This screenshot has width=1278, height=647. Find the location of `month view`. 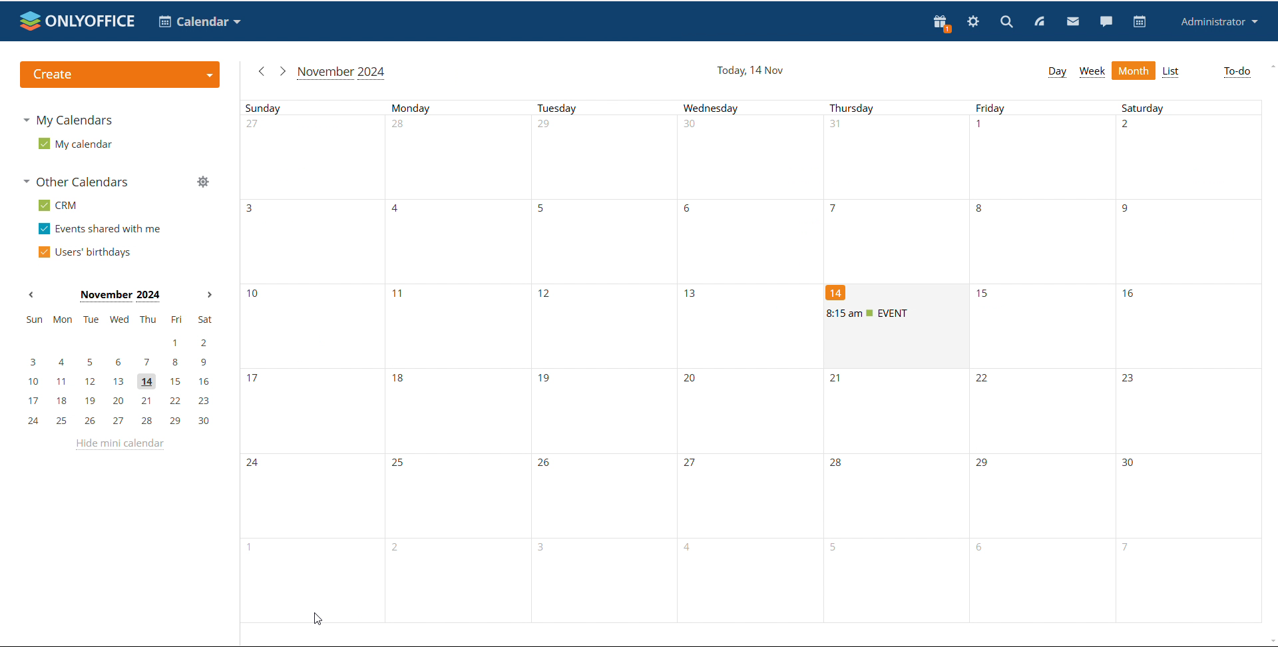

month view is located at coordinates (1134, 70).